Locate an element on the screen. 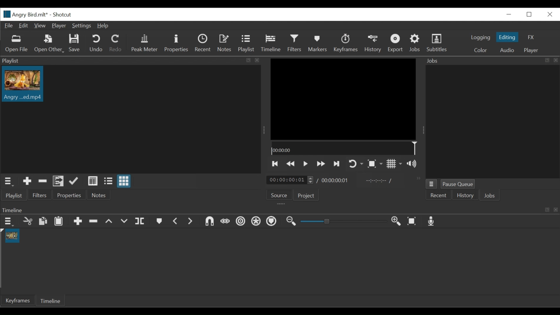 The height and width of the screenshot is (315, 560). Lift is located at coordinates (110, 221).